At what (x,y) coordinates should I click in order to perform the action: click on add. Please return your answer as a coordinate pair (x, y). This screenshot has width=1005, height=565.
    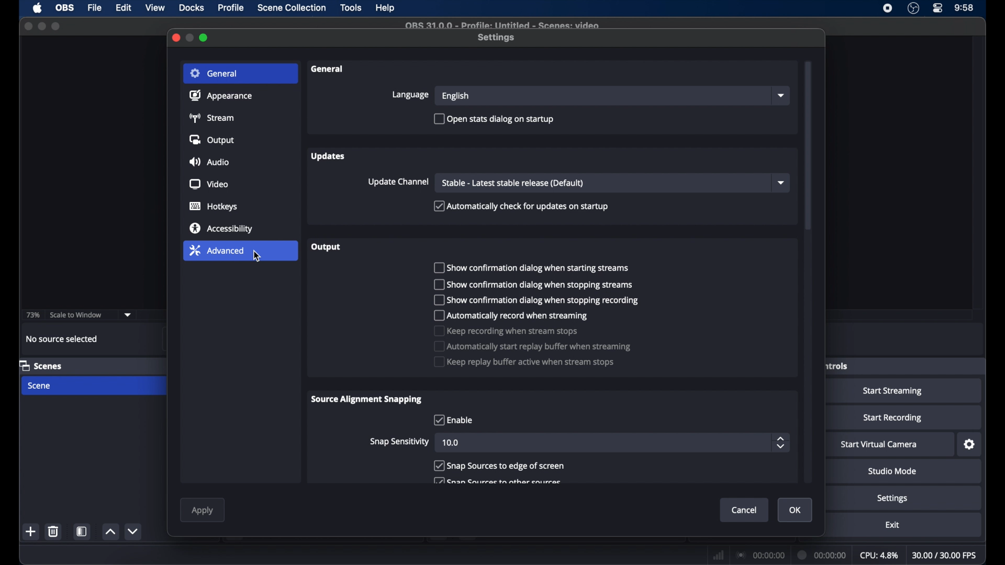
    Looking at the image, I should click on (31, 533).